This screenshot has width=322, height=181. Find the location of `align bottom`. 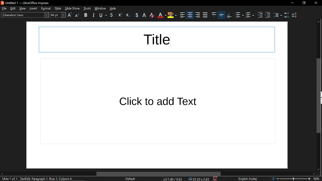

align bottom is located at coordinates (222, 15).